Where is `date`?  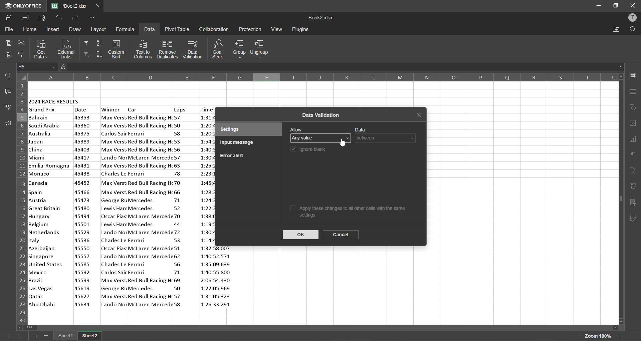
date is located at coordinates (81, 109).